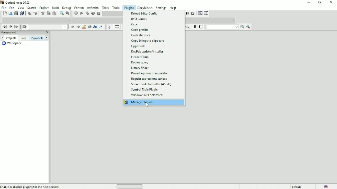 The image size is (337, 189). What do you see at coordinates (140, 62) in the screenshot?
I see `Koders query` at bounding box center [140, 62].